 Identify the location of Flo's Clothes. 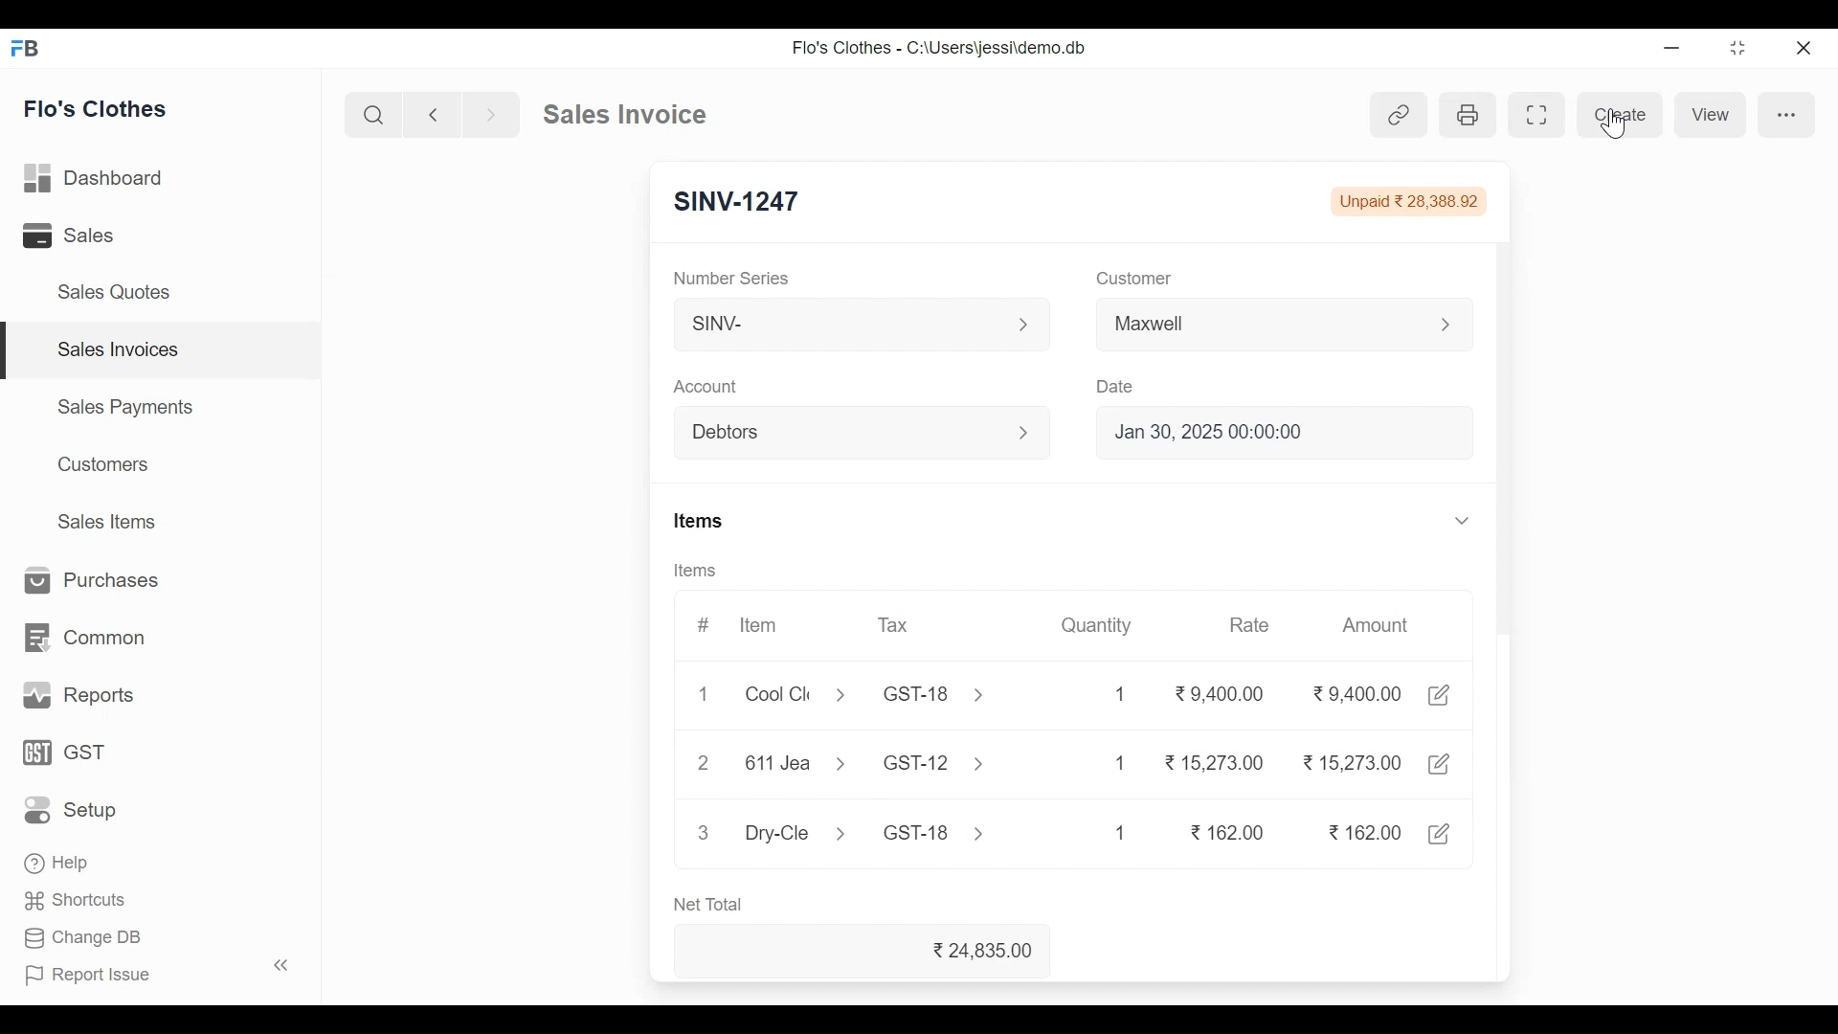
(98, 108).